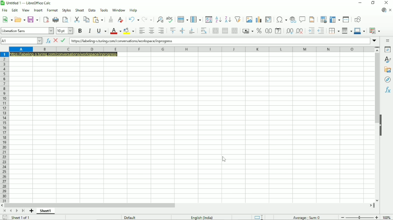 This screenshot has height=220, width=393. I want to click on Align right, so click(162, 30).